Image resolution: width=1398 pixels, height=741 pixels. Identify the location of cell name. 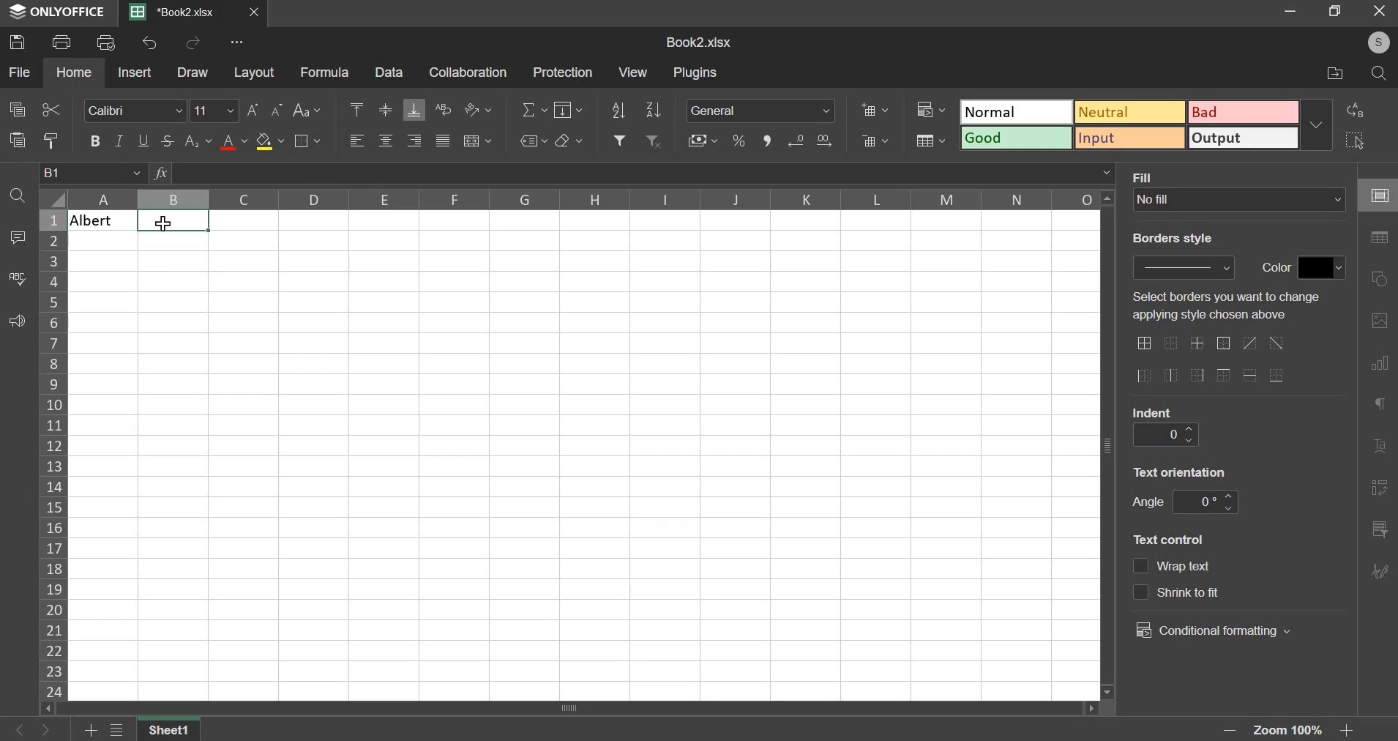
(93, 173).